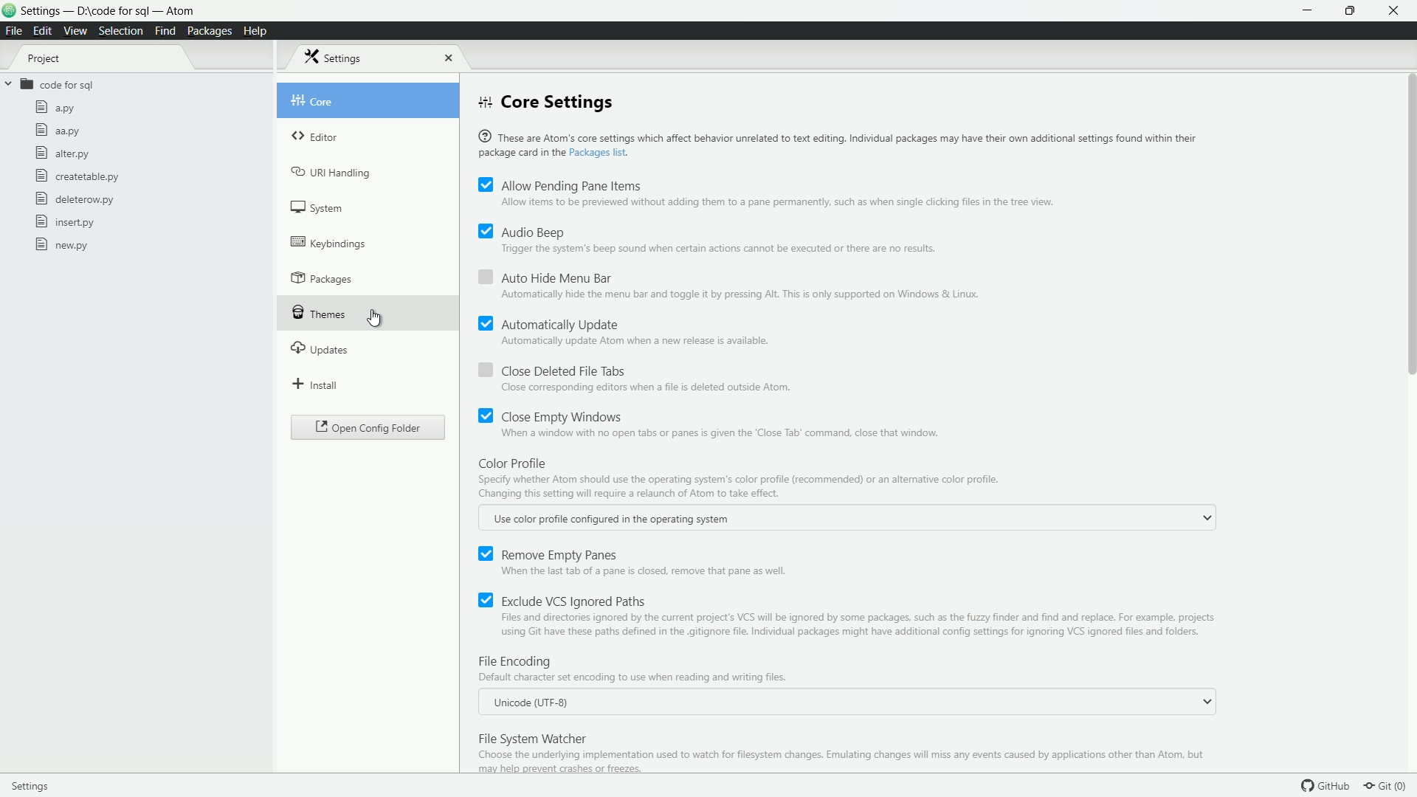 The width and height of the screenshot is (1417, 797). I want to click on find menu, so click(164, 30).